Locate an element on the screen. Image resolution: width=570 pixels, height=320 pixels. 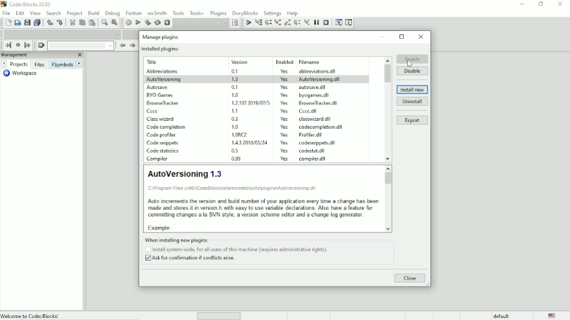
Cursor is located at coordinates (410, 64).